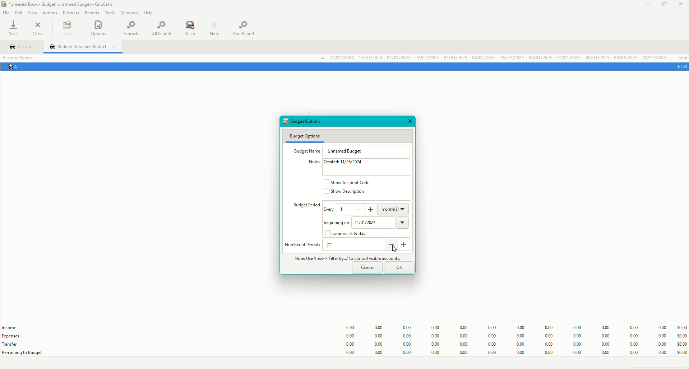 The width and height of the screenshot is (689, 369). What do you see at coordinates (84, 47) in the screenshot?
I see `Unnamed Budget` at bounding box center [84, 47].